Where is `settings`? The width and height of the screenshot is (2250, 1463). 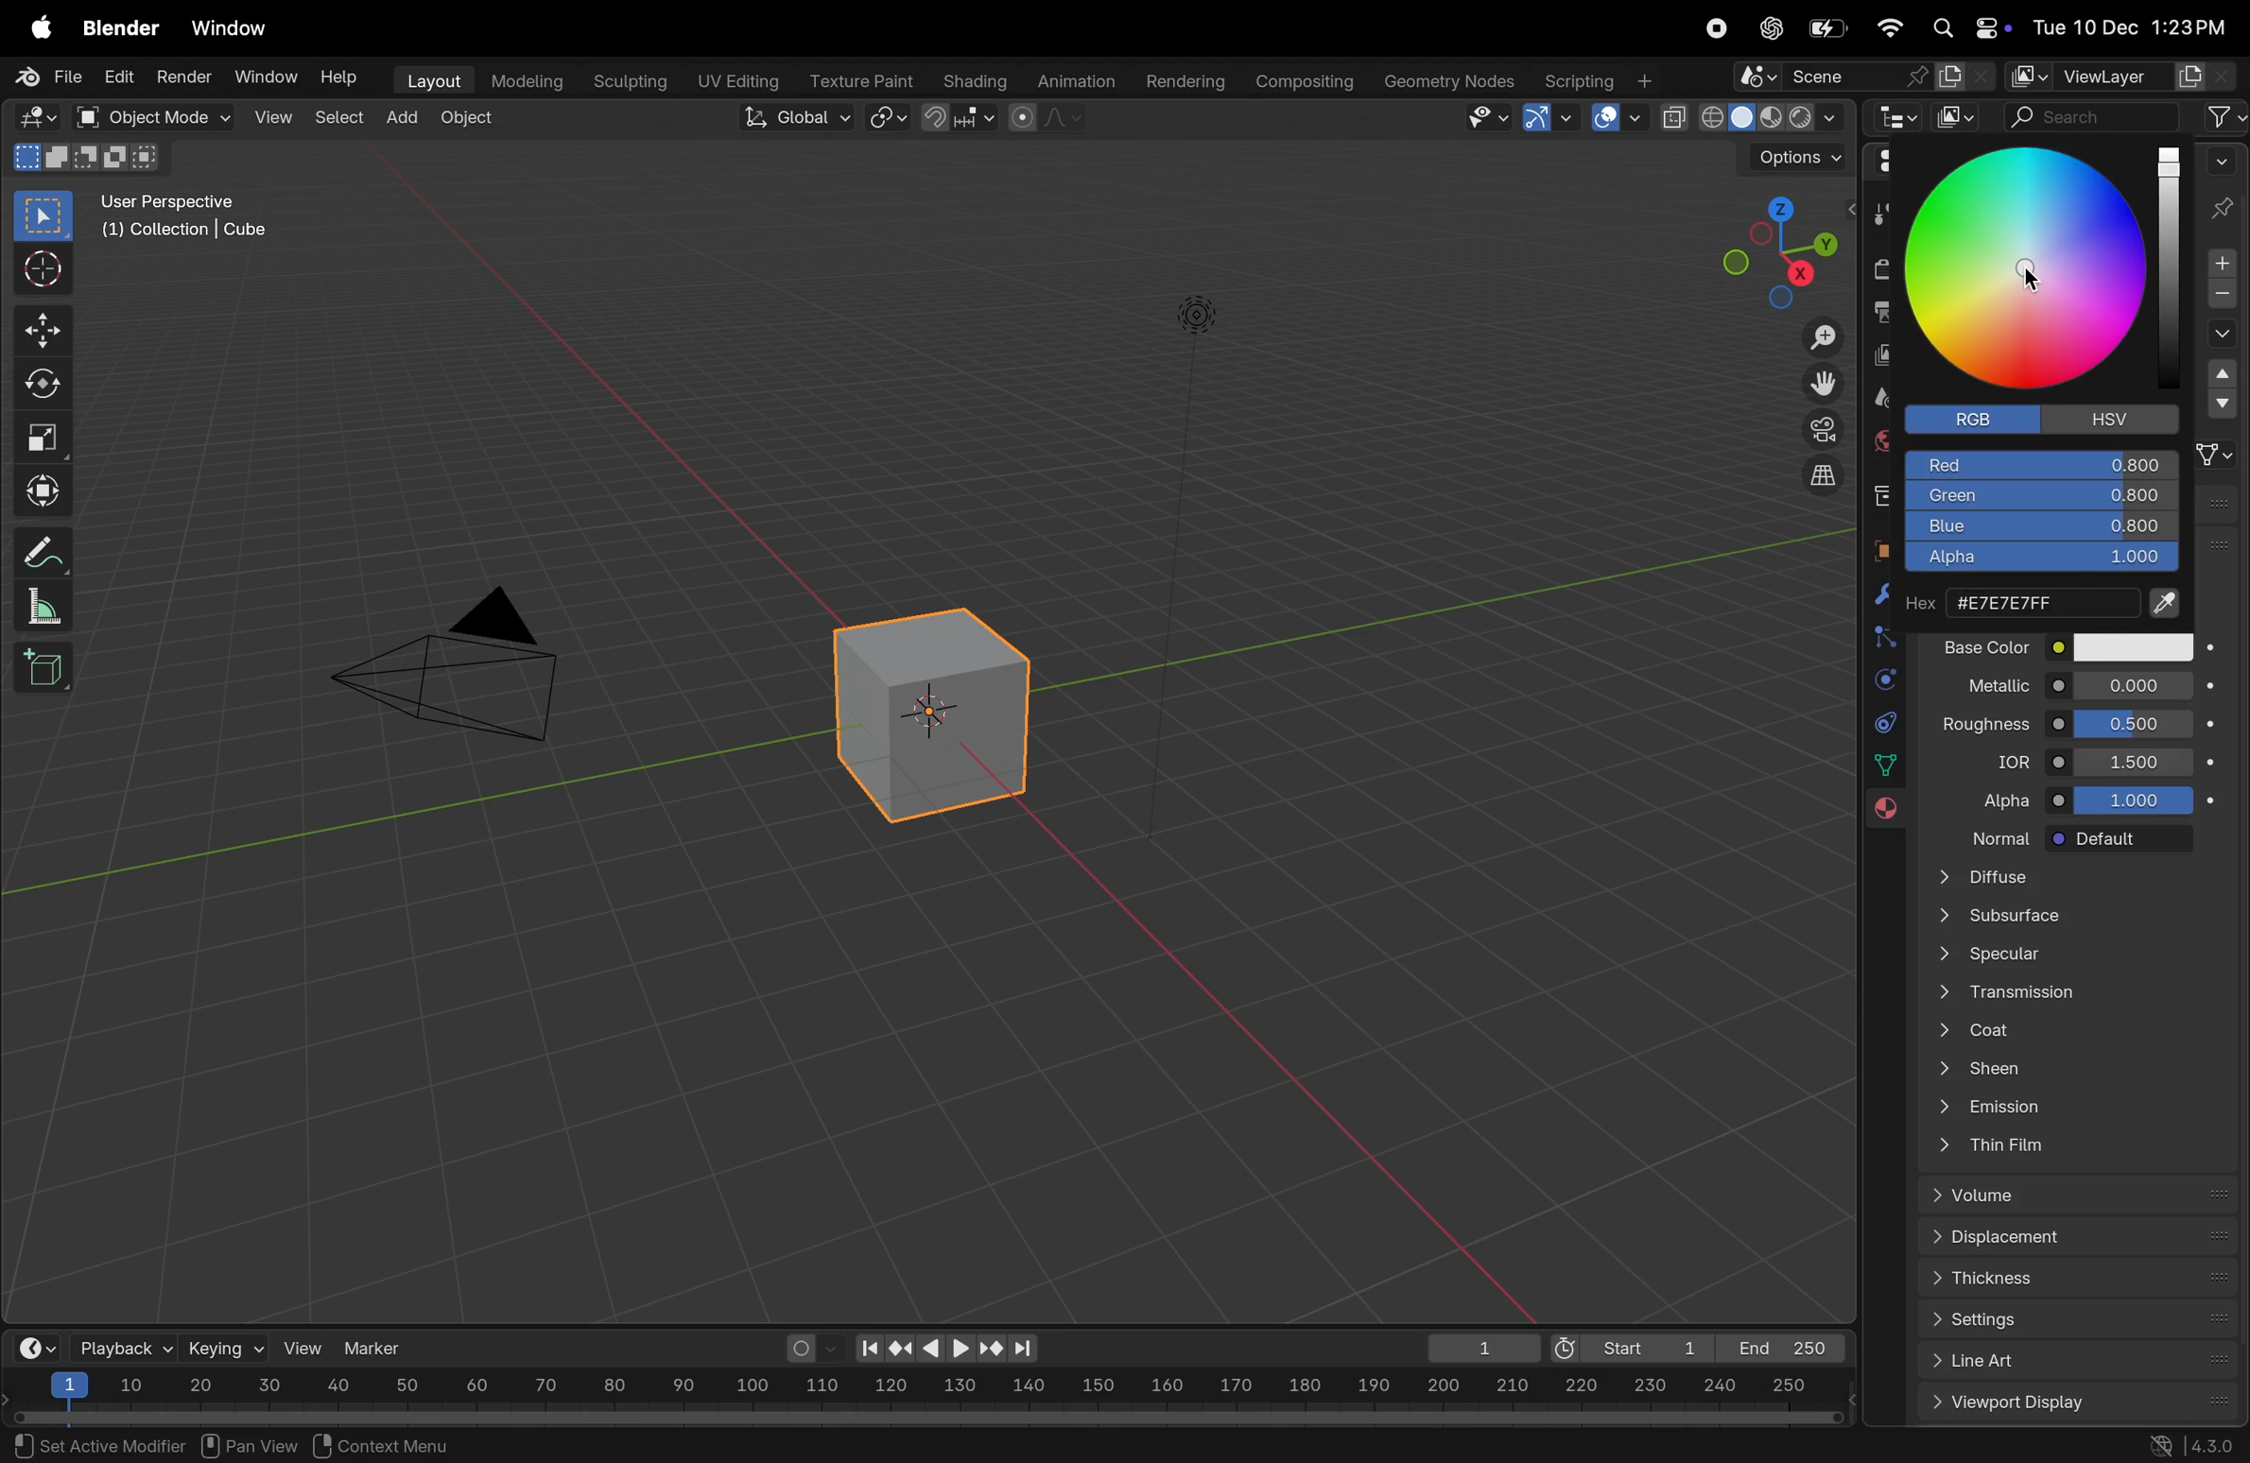 settings is located at coordinates (2086, 1321).